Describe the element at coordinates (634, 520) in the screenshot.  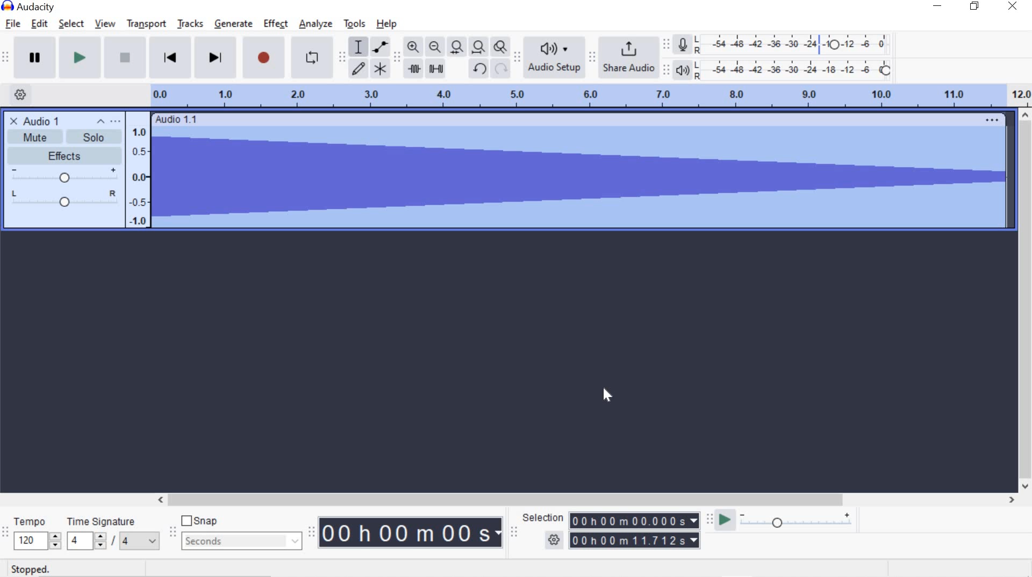
I see `time selection` at that location.